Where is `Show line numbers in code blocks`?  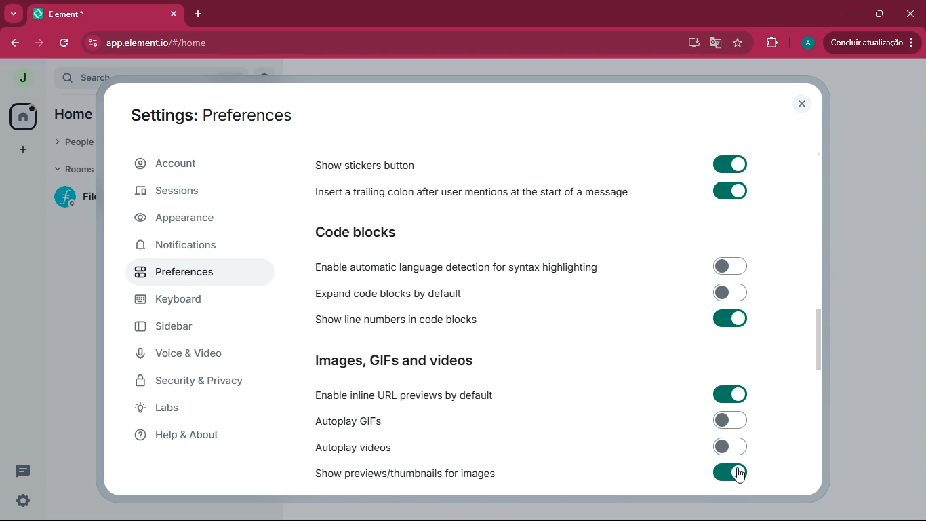
Show line numbers in code blocks is located at coordinates (397, 320).